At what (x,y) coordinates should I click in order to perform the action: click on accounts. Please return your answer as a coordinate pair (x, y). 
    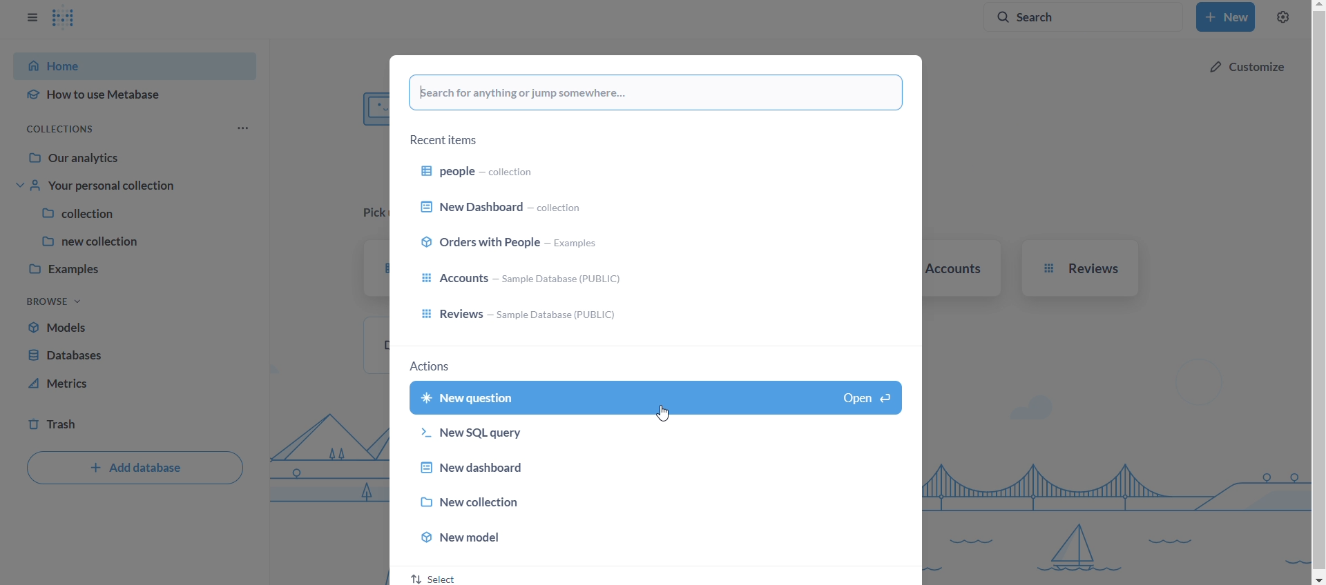
    Looking at the image, I should click on (962, 268).